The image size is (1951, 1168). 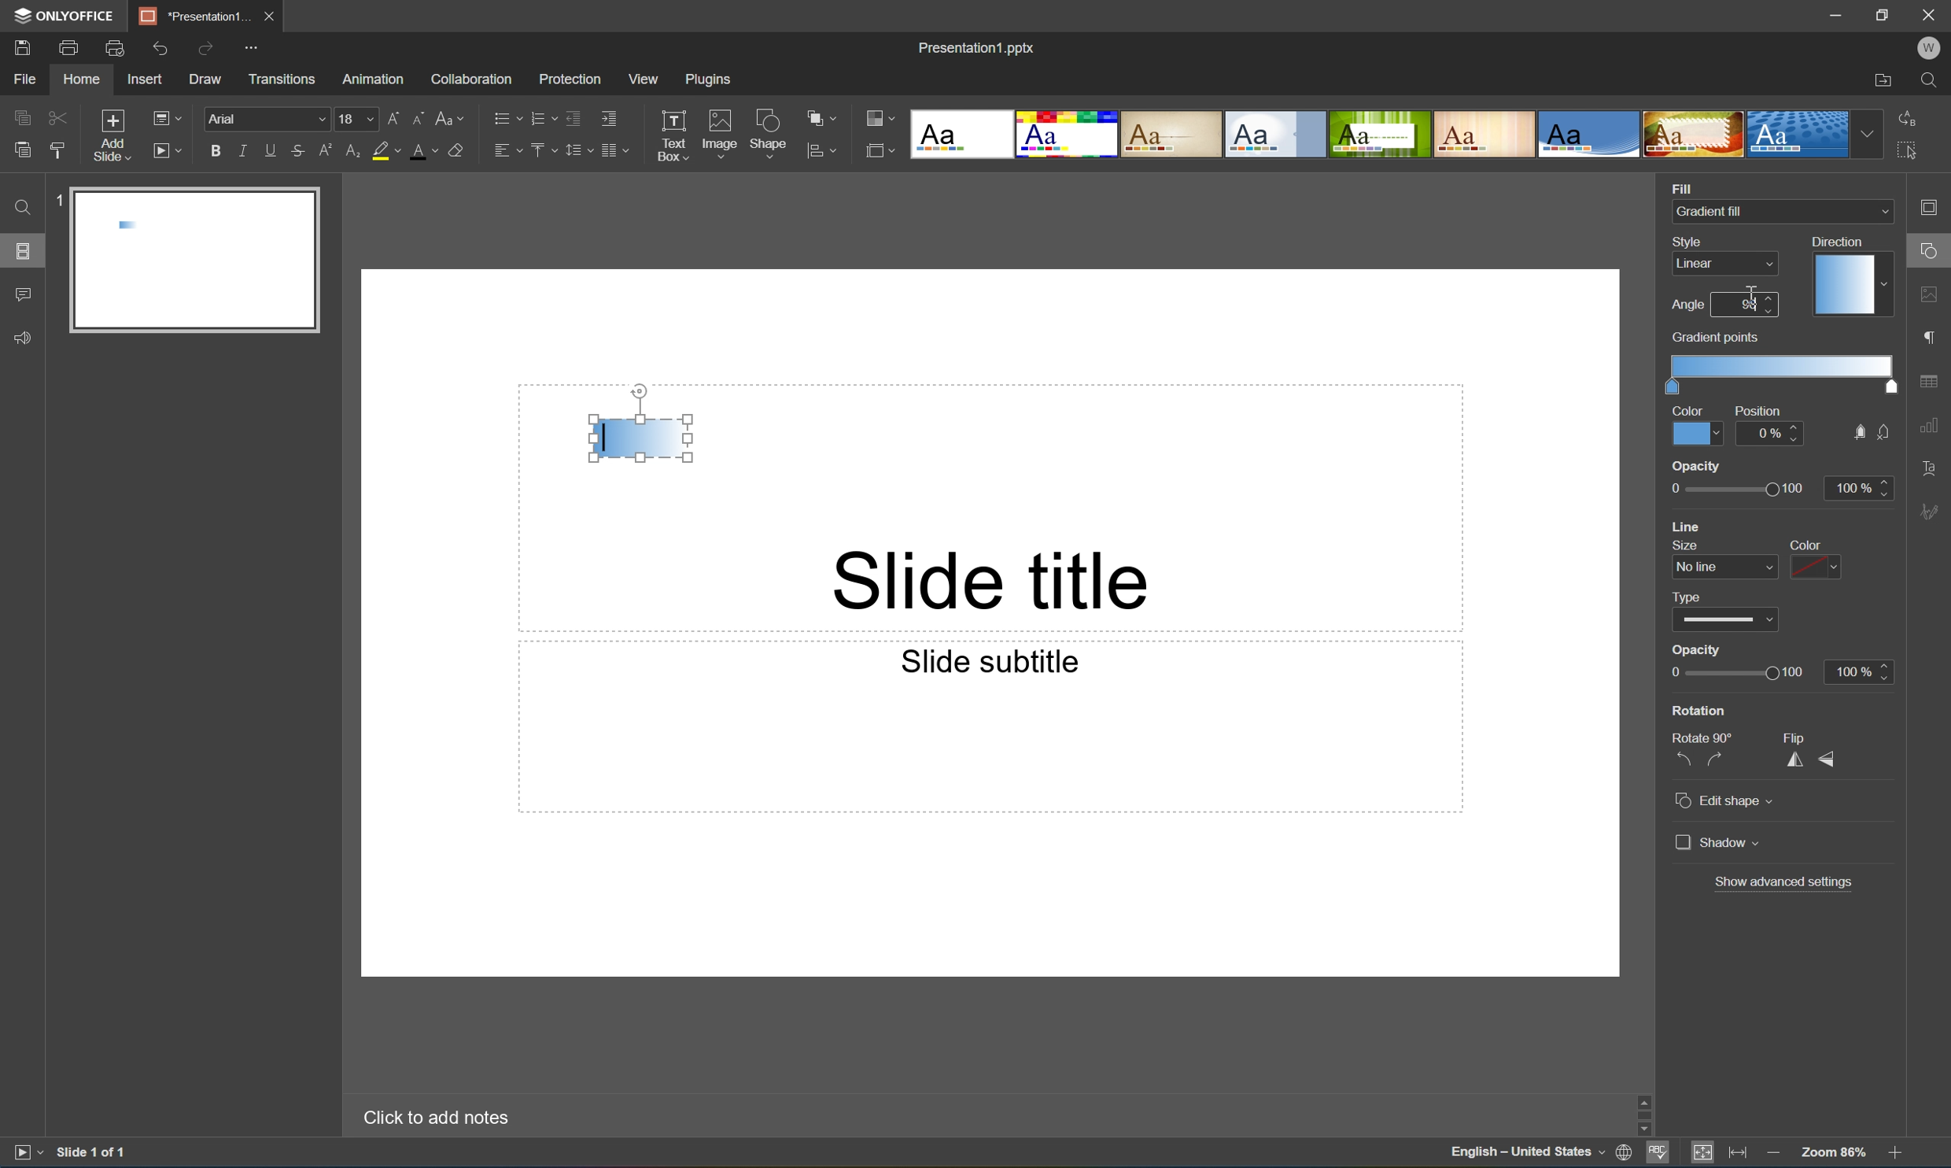 I want to click on Rotate 90° clockwise, so click(x=1718, y=760).